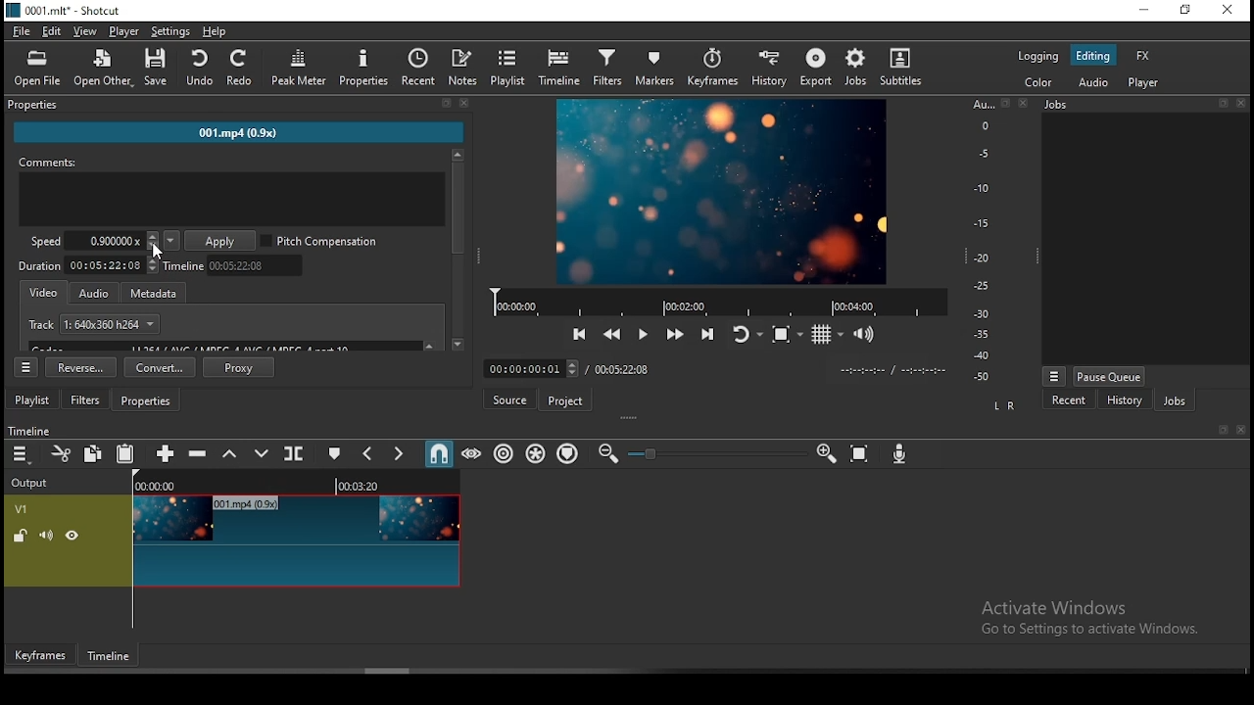 The width and height of the screenshot is (1254, 705). I want to click on (un)locked, so click(22, 537).